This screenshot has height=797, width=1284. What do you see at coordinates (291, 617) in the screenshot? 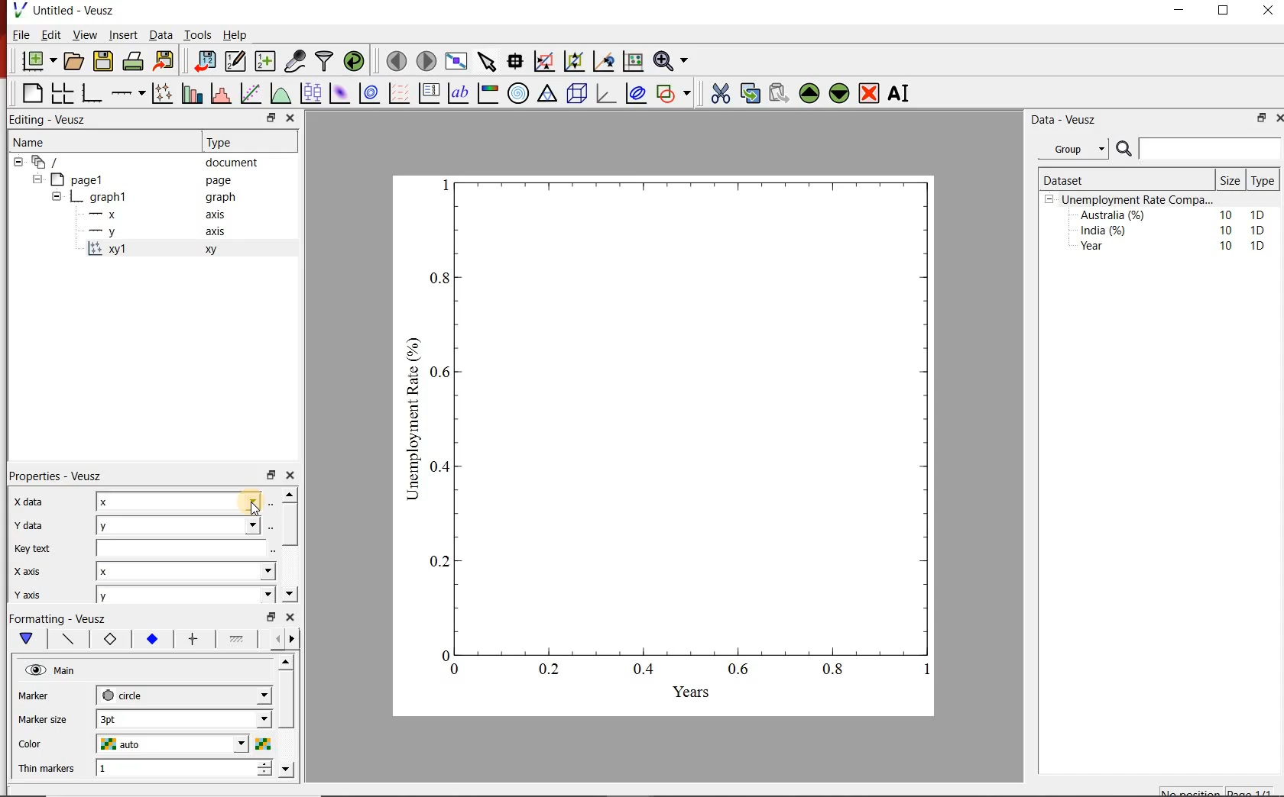
I see `close` at bounding box center [291, 617].